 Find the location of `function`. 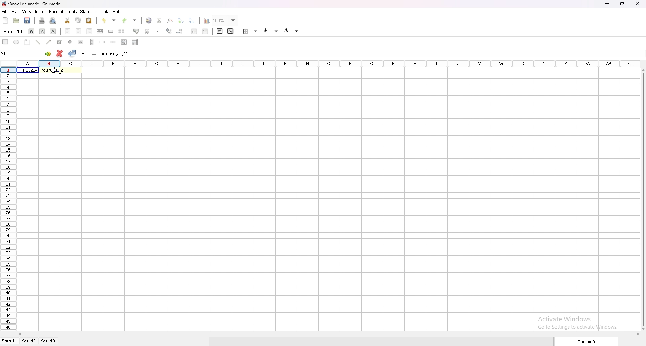

function is located at coordinates (171, 20).